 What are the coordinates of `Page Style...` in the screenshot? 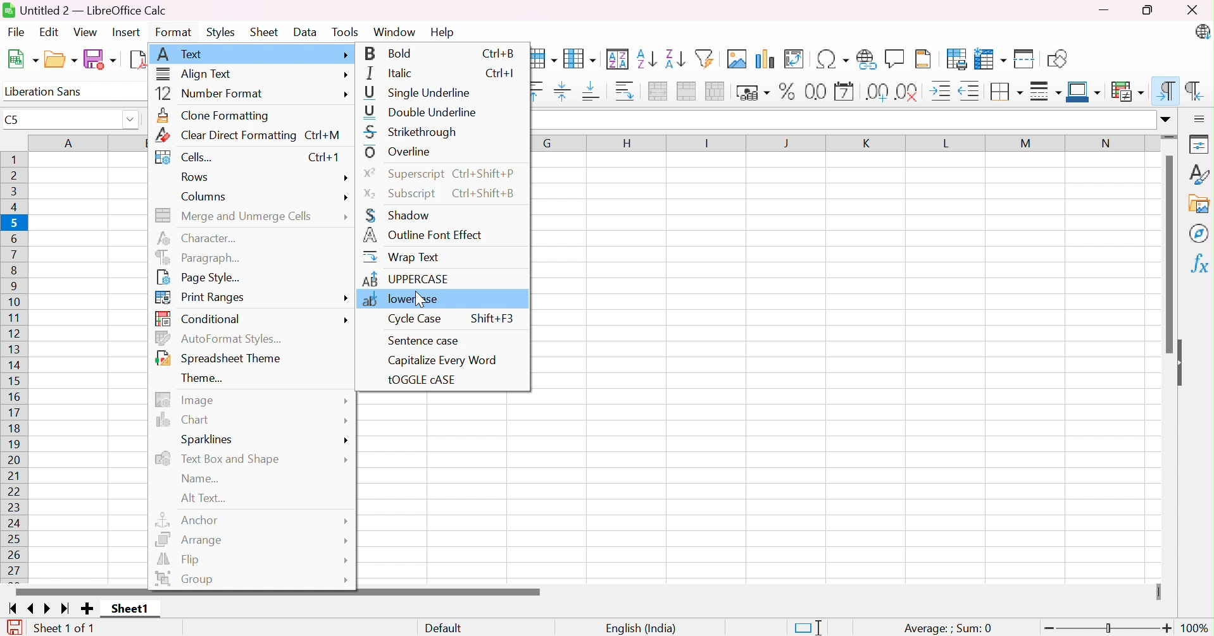 It's located at (196, 277).